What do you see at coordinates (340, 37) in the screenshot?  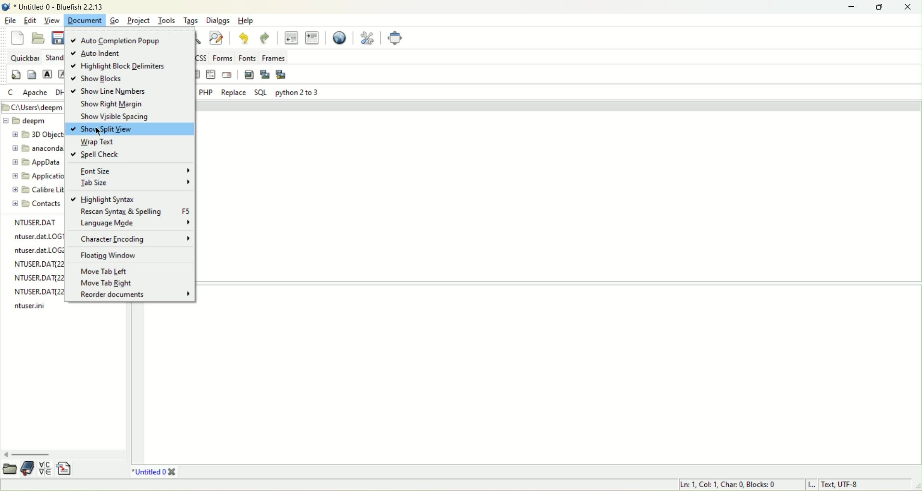 I see `view in browser` at bounding box center [340, 37].